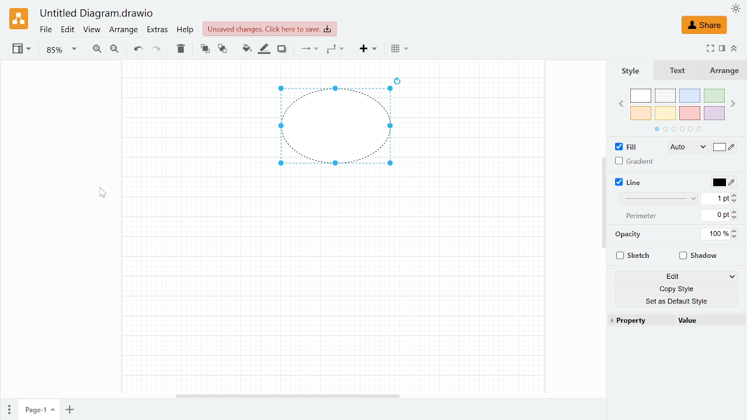 The image size is (747, 420). What do you see at coordinates (400, 50) in the screenshot?
I see `Table` at bounding box center [400, 50].